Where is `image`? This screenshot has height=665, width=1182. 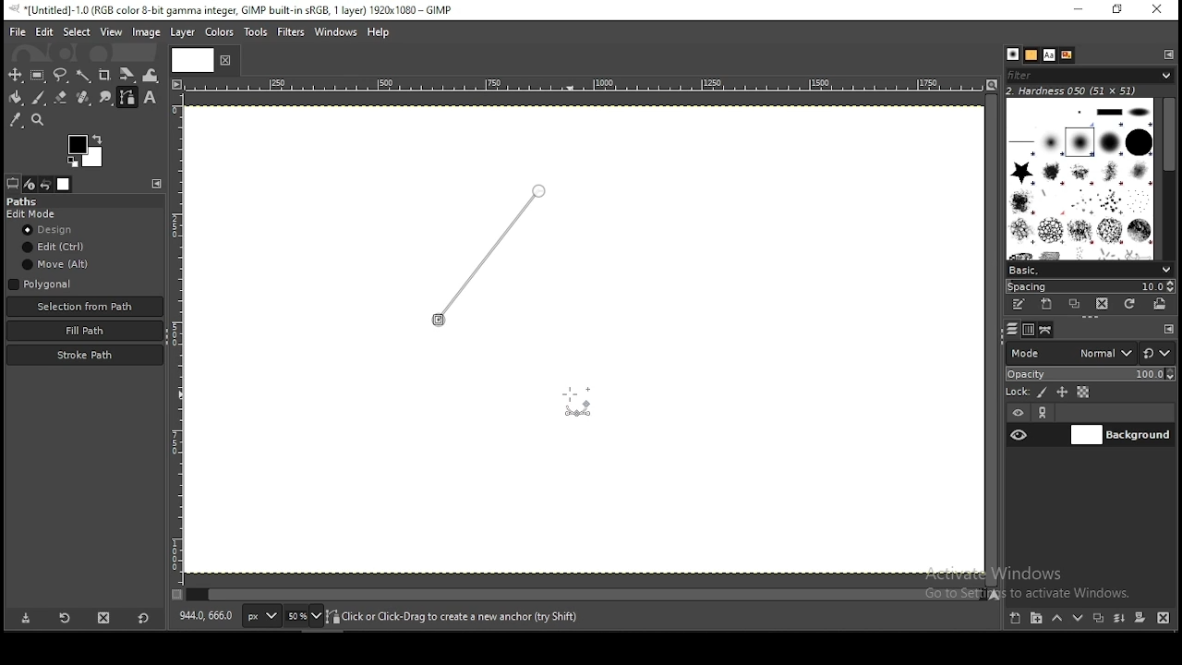
image is located at coordinates (148, 33).